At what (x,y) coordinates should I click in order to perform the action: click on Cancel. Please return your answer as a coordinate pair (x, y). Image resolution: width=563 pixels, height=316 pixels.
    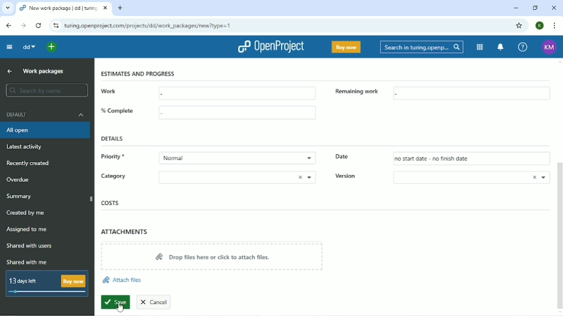
    Looking at the image, I should click on (154, 302).